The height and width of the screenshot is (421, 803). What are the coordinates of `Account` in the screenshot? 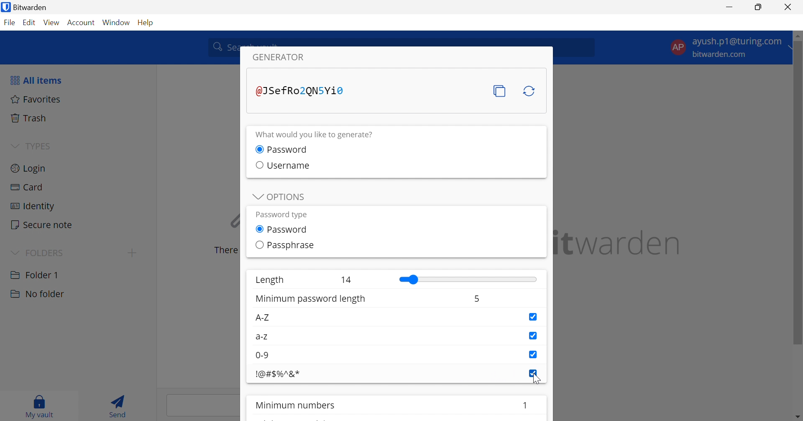 It's located at (81, 23).